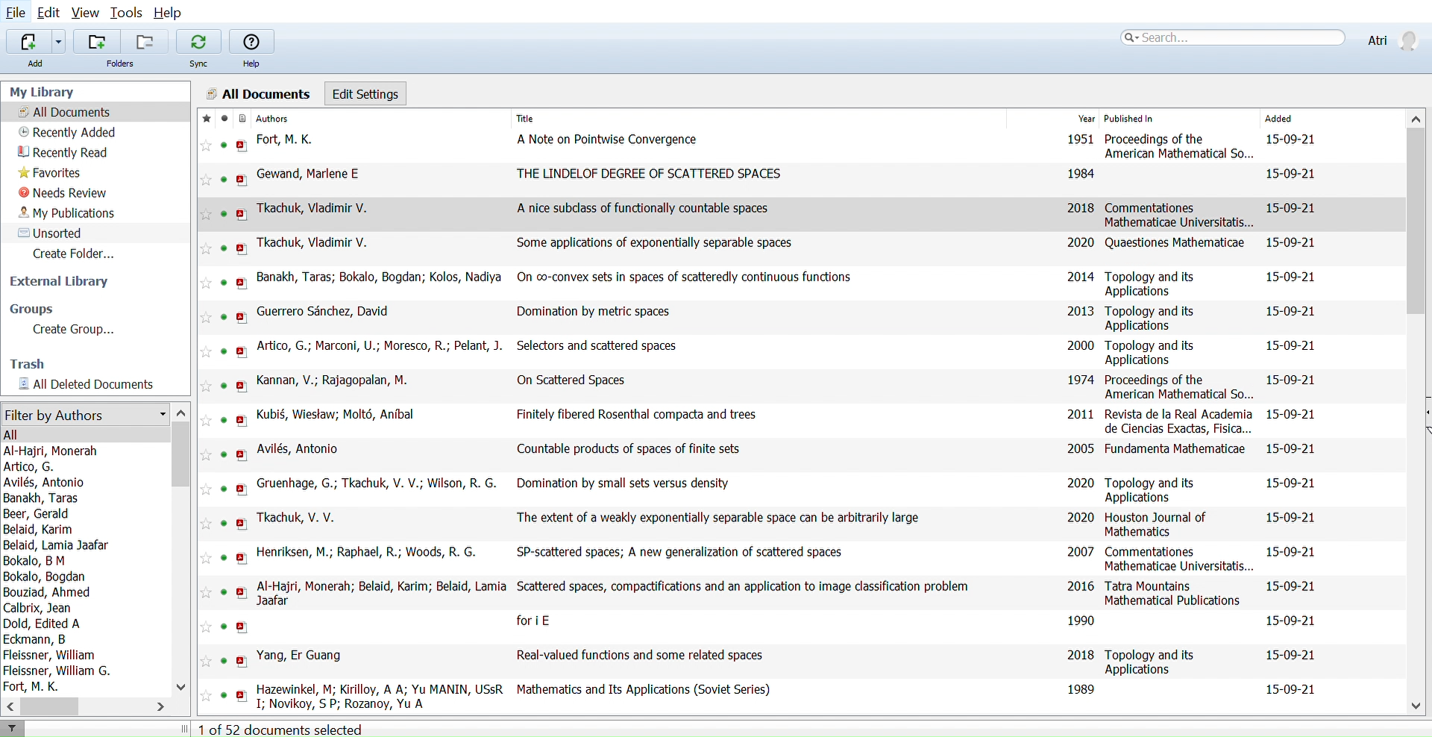 This screenshot has width=1432, height=737. Describe the element at coordinates (1083, 689) in the screenshot. I see `1989` at that location.